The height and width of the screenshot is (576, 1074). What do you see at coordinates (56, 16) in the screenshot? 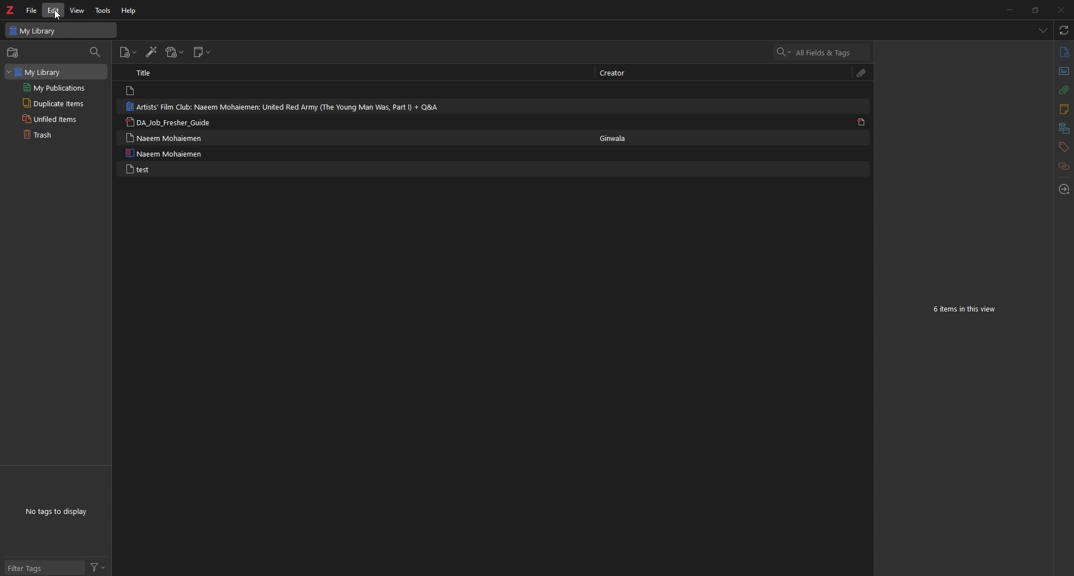
I see `cursor` at bounding box center [56, 16].